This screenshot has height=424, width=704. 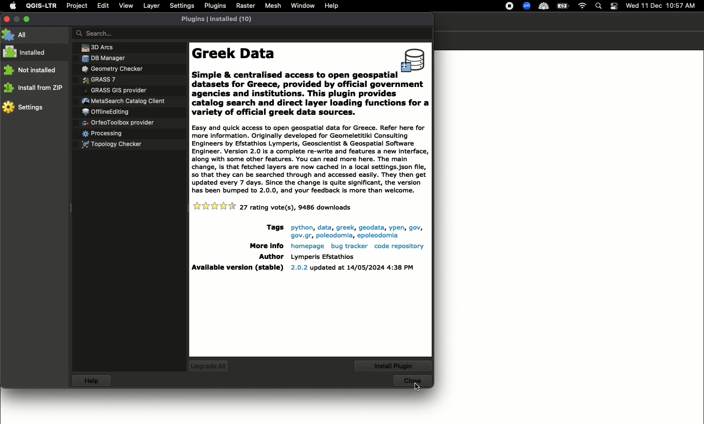 What do you see at coordinates (583, 5) in the screenshot?
I see `Internet` at bounding box center [583, 5].